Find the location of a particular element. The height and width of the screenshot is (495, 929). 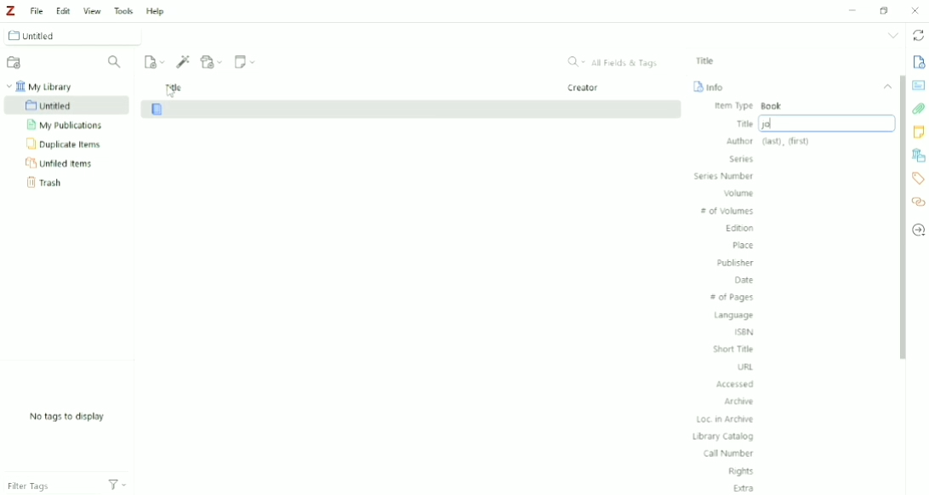

View is located at coordinates (91, 9).